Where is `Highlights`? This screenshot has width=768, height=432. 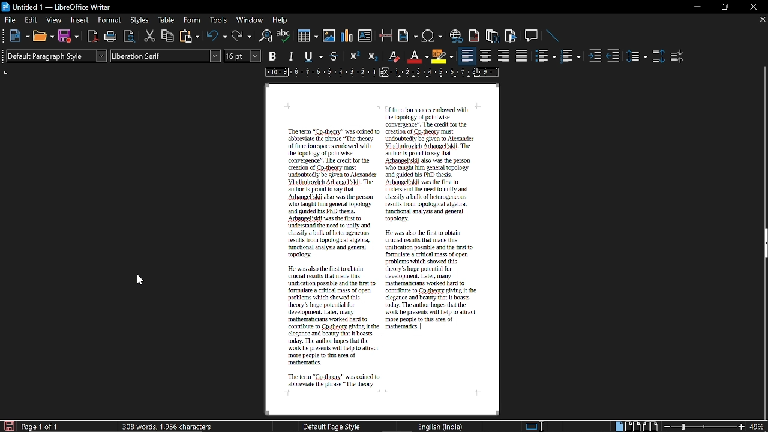
Highlights is located at coordinates (443, 56).